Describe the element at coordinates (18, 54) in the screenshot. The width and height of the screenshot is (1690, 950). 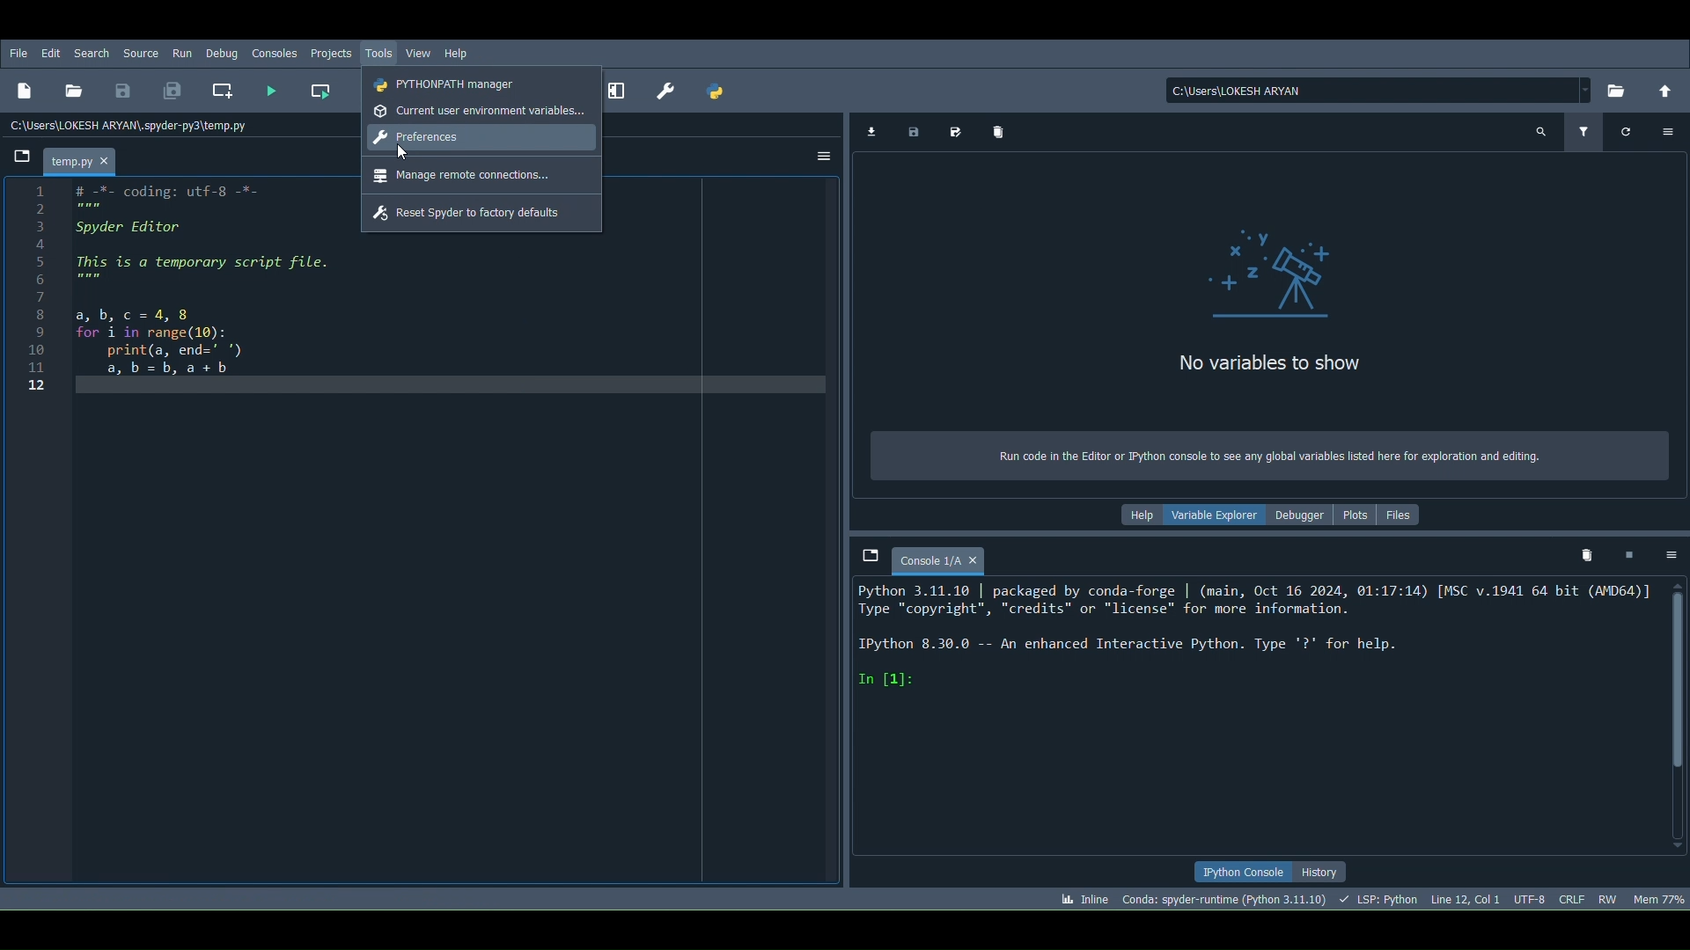
I see `File` at that location.